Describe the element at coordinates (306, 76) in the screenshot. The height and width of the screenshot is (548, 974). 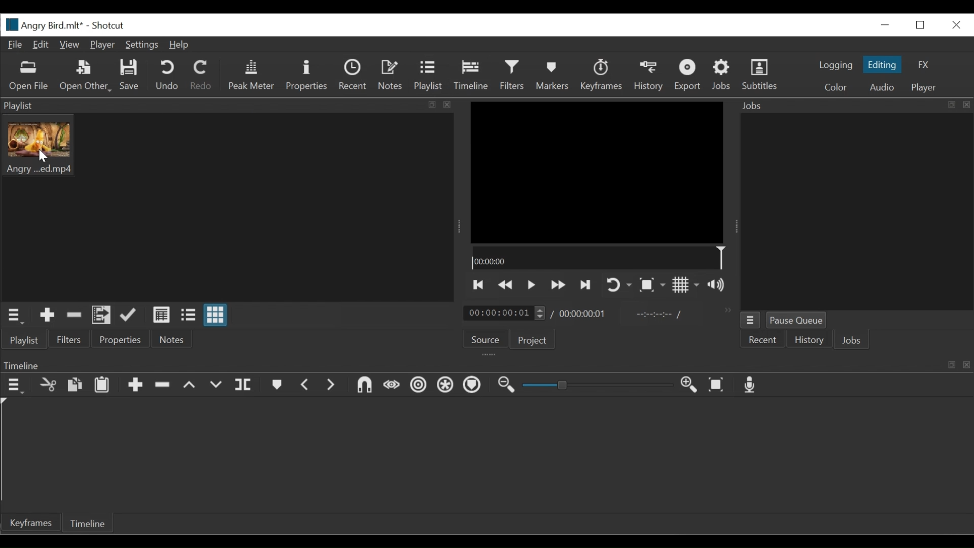
I see `Properties` at that location.